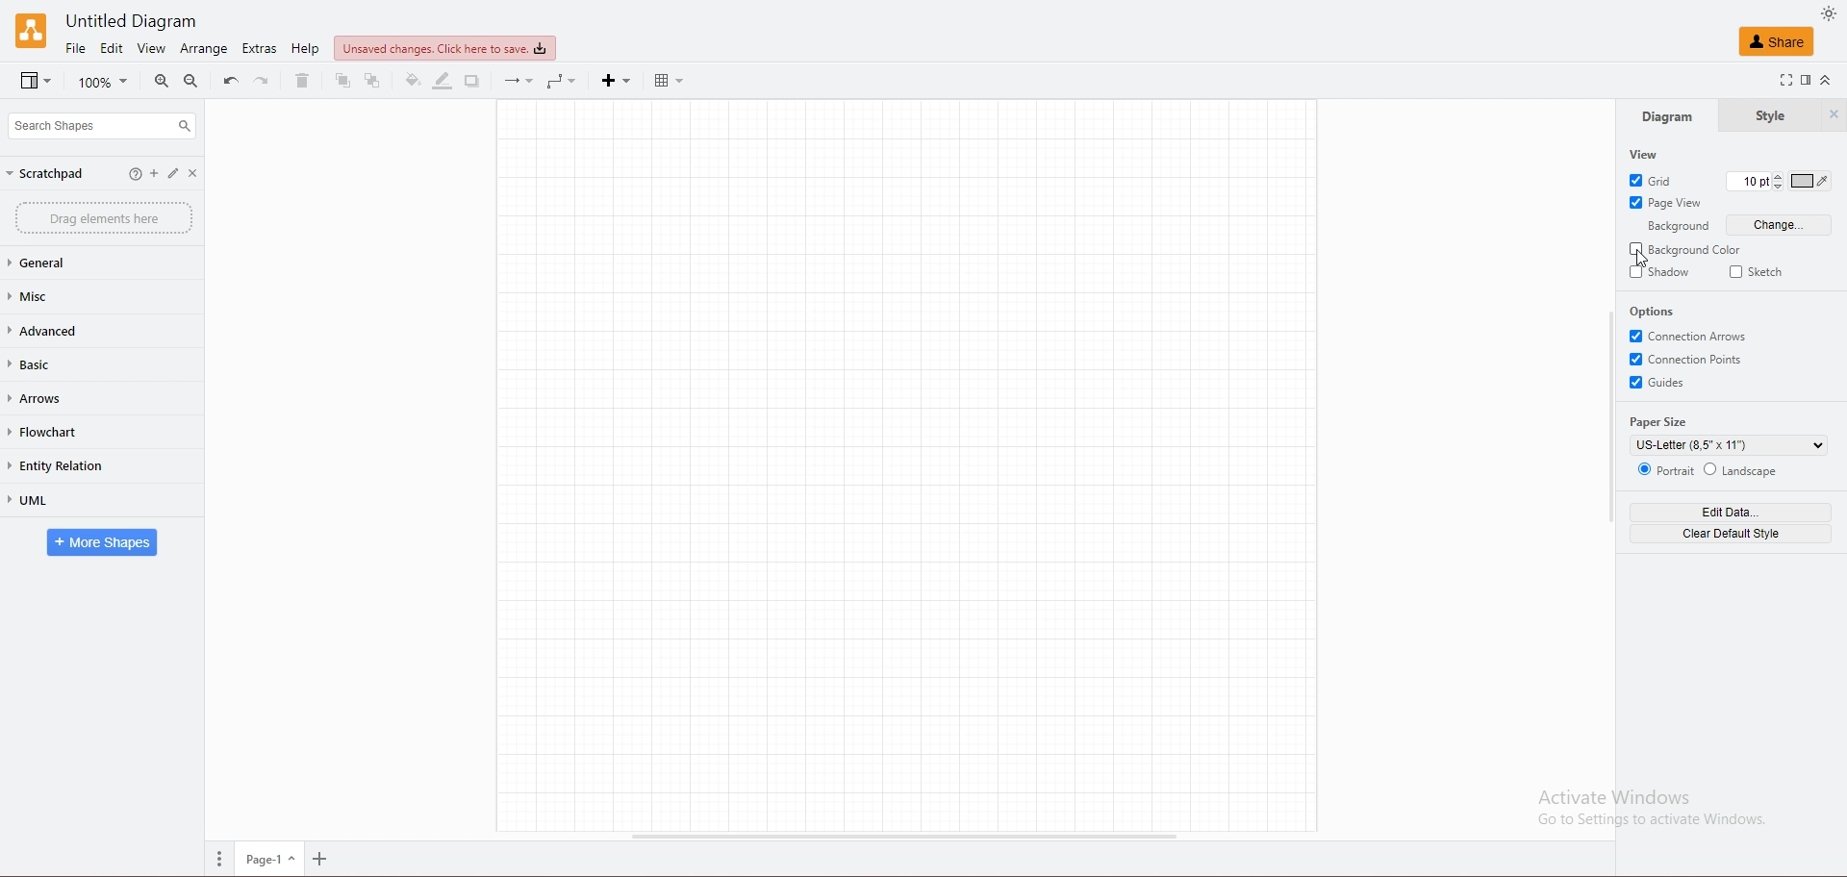 The width and height of the screenshot is (1847, 877). Describe the element at coordinates (1665, 202) in the screenshot. I see `page view` at that location.